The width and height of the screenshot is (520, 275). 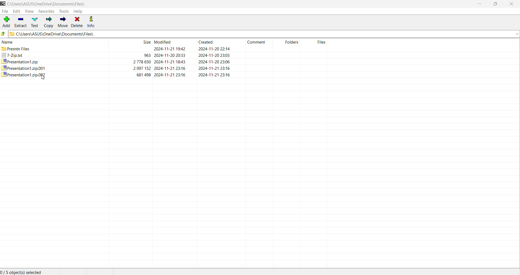 I want to click on c\users\ASUS\OneDrive\Documents\Files\, so click(x=49, y=4).